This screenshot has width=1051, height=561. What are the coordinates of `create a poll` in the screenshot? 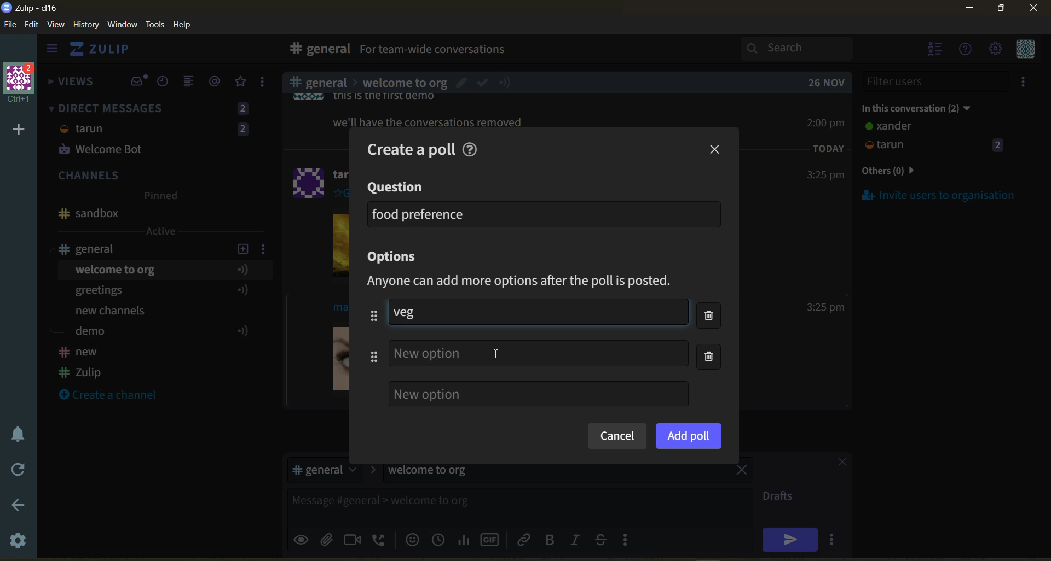 It's located at (408, 149).